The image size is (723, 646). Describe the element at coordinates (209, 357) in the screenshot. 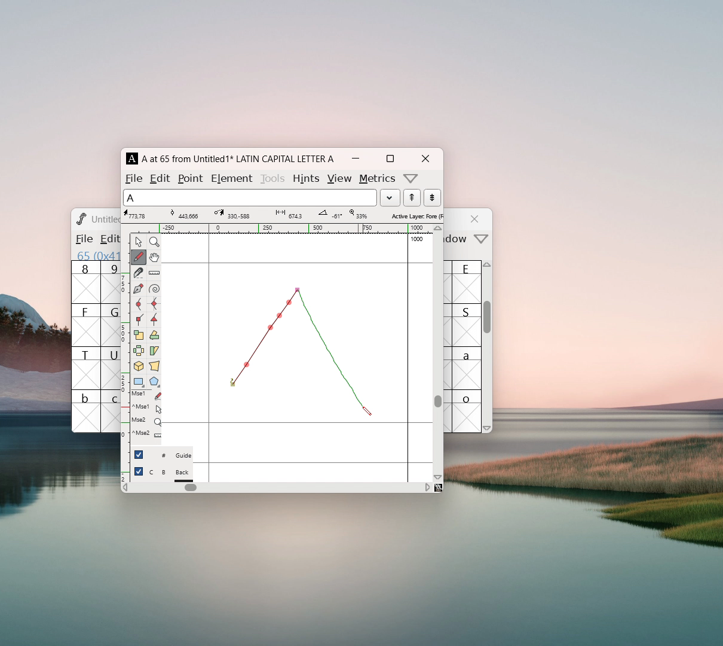

I see `left side bearing` at that location.